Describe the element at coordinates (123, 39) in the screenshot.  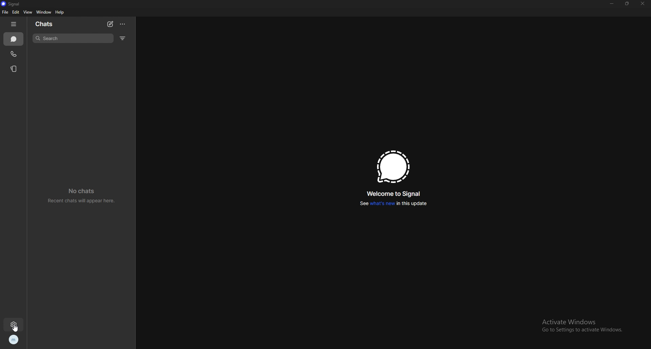
I see `filter` at that location.